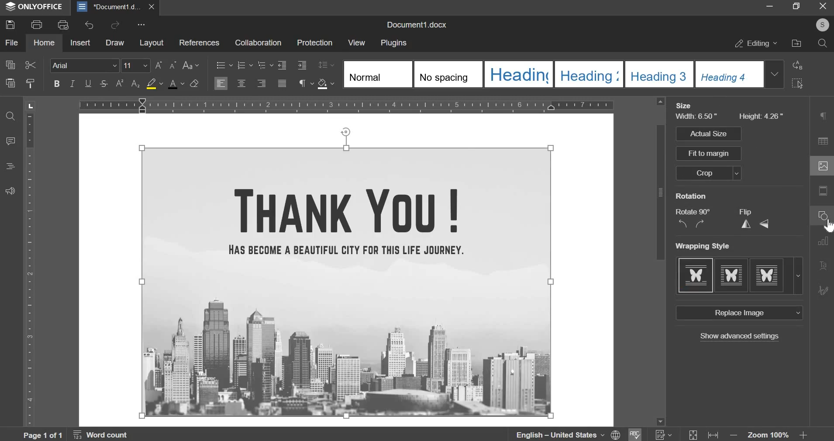 This screenshot has width=834, height=441. I want to click on Paragraph settings, so click(821, 117).